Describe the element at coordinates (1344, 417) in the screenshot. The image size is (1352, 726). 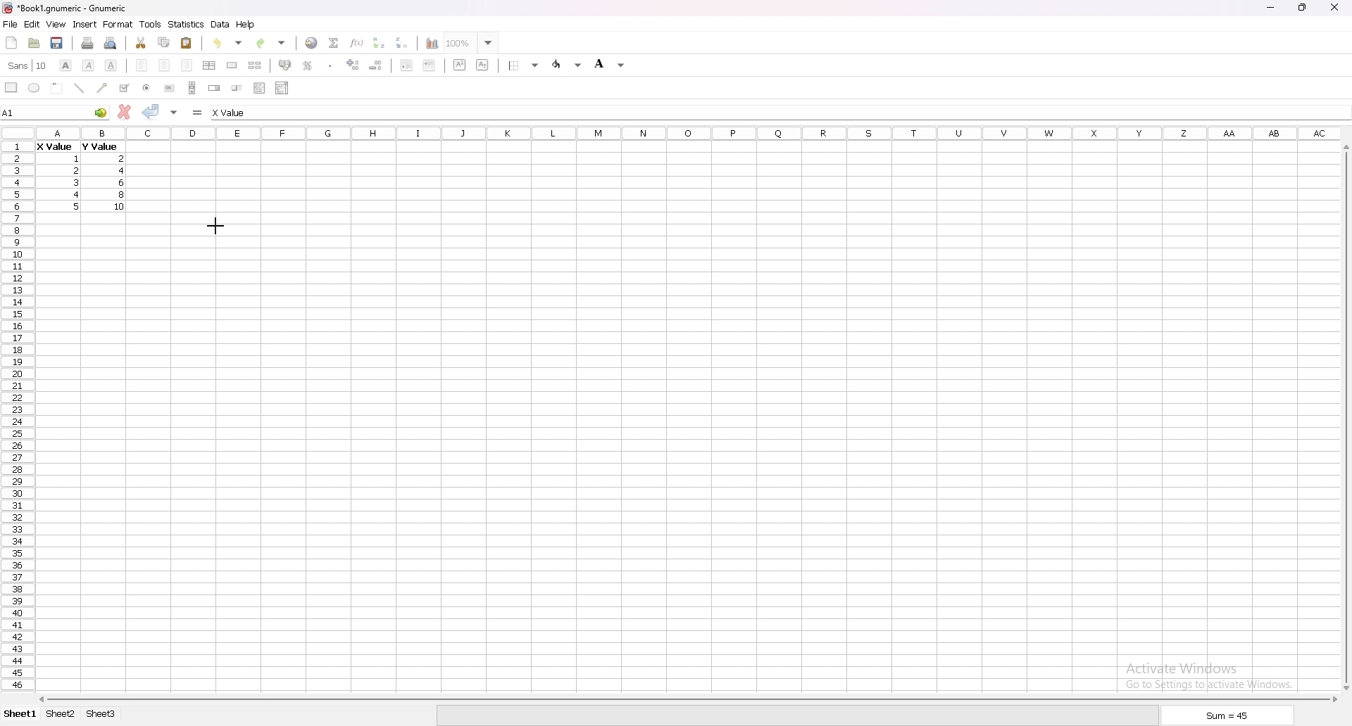
I see `scroll bar` at that location.